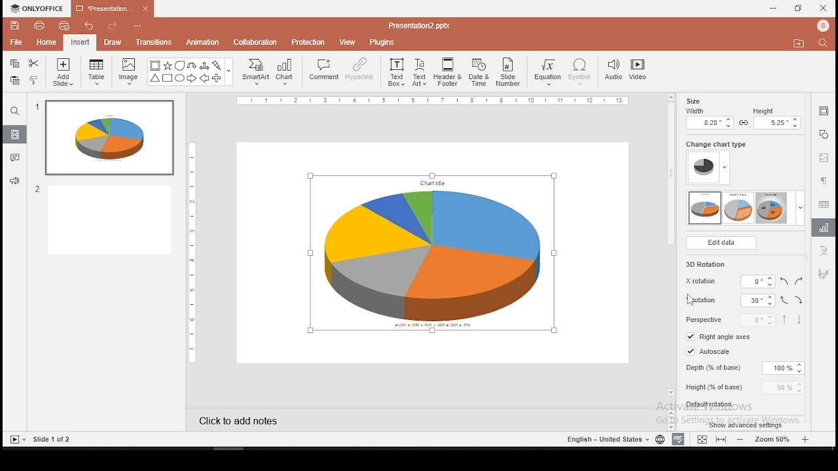 Image resolution: width=838 pixels, height=471 pixels. Describe the element at coordinates (34, 81) in the screenshot. I see `clone formatting` at that location.